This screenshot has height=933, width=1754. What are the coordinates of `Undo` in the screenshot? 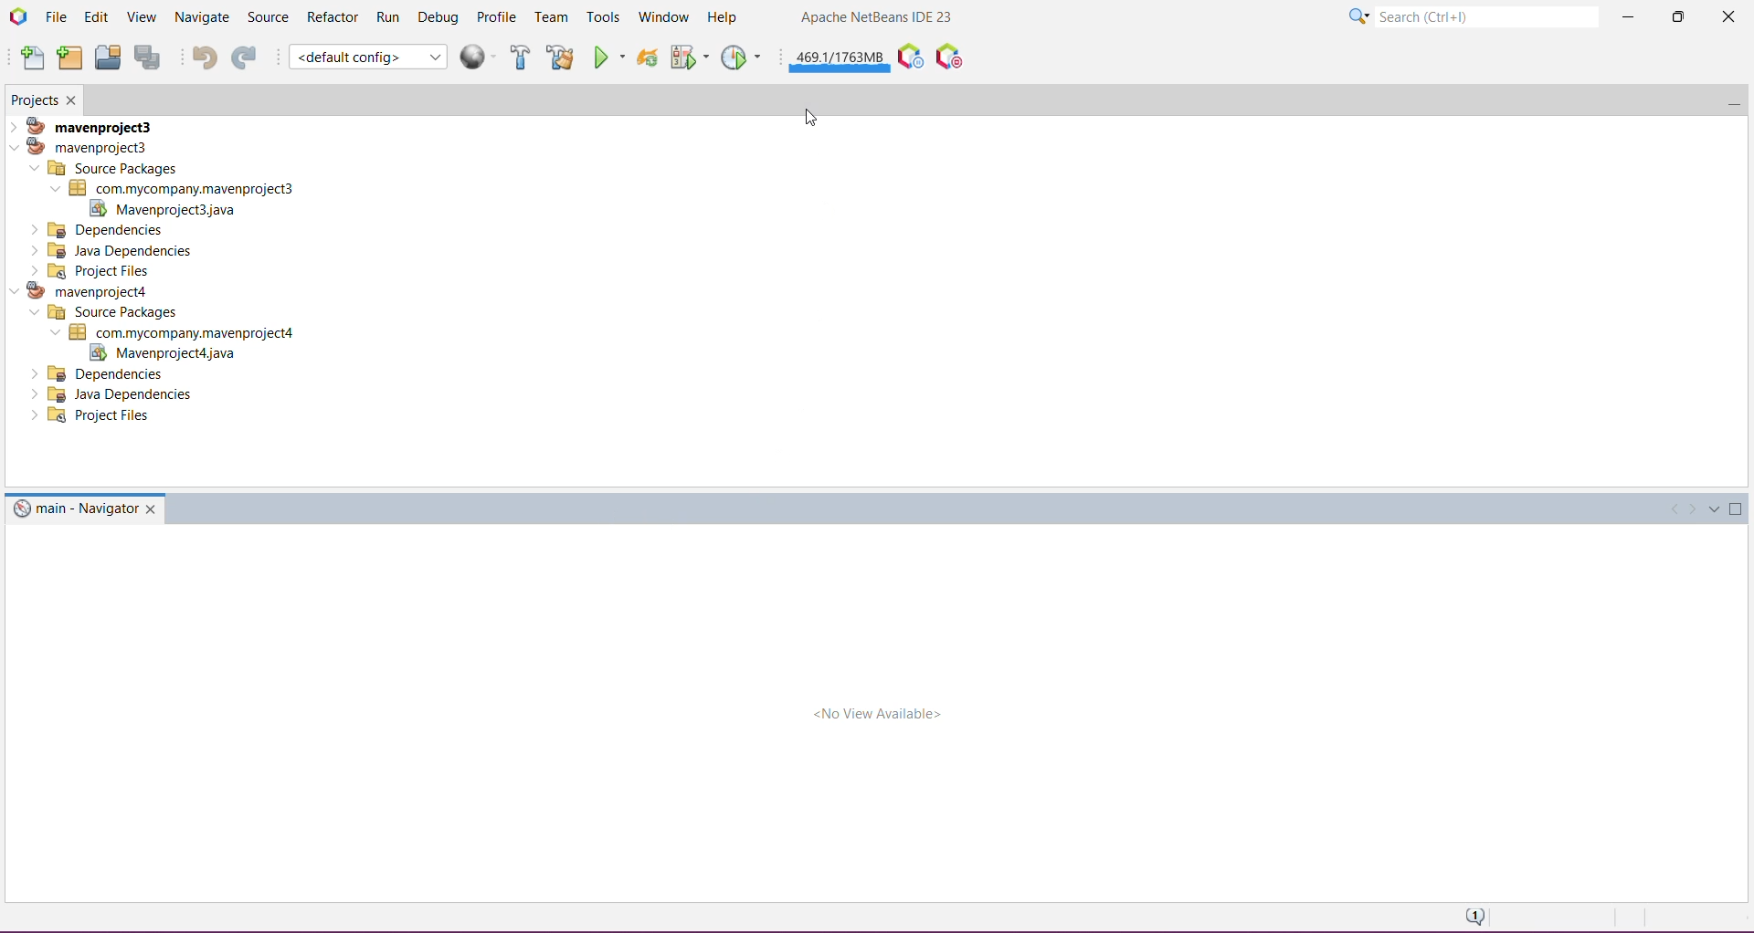 It's located at (199, 57).